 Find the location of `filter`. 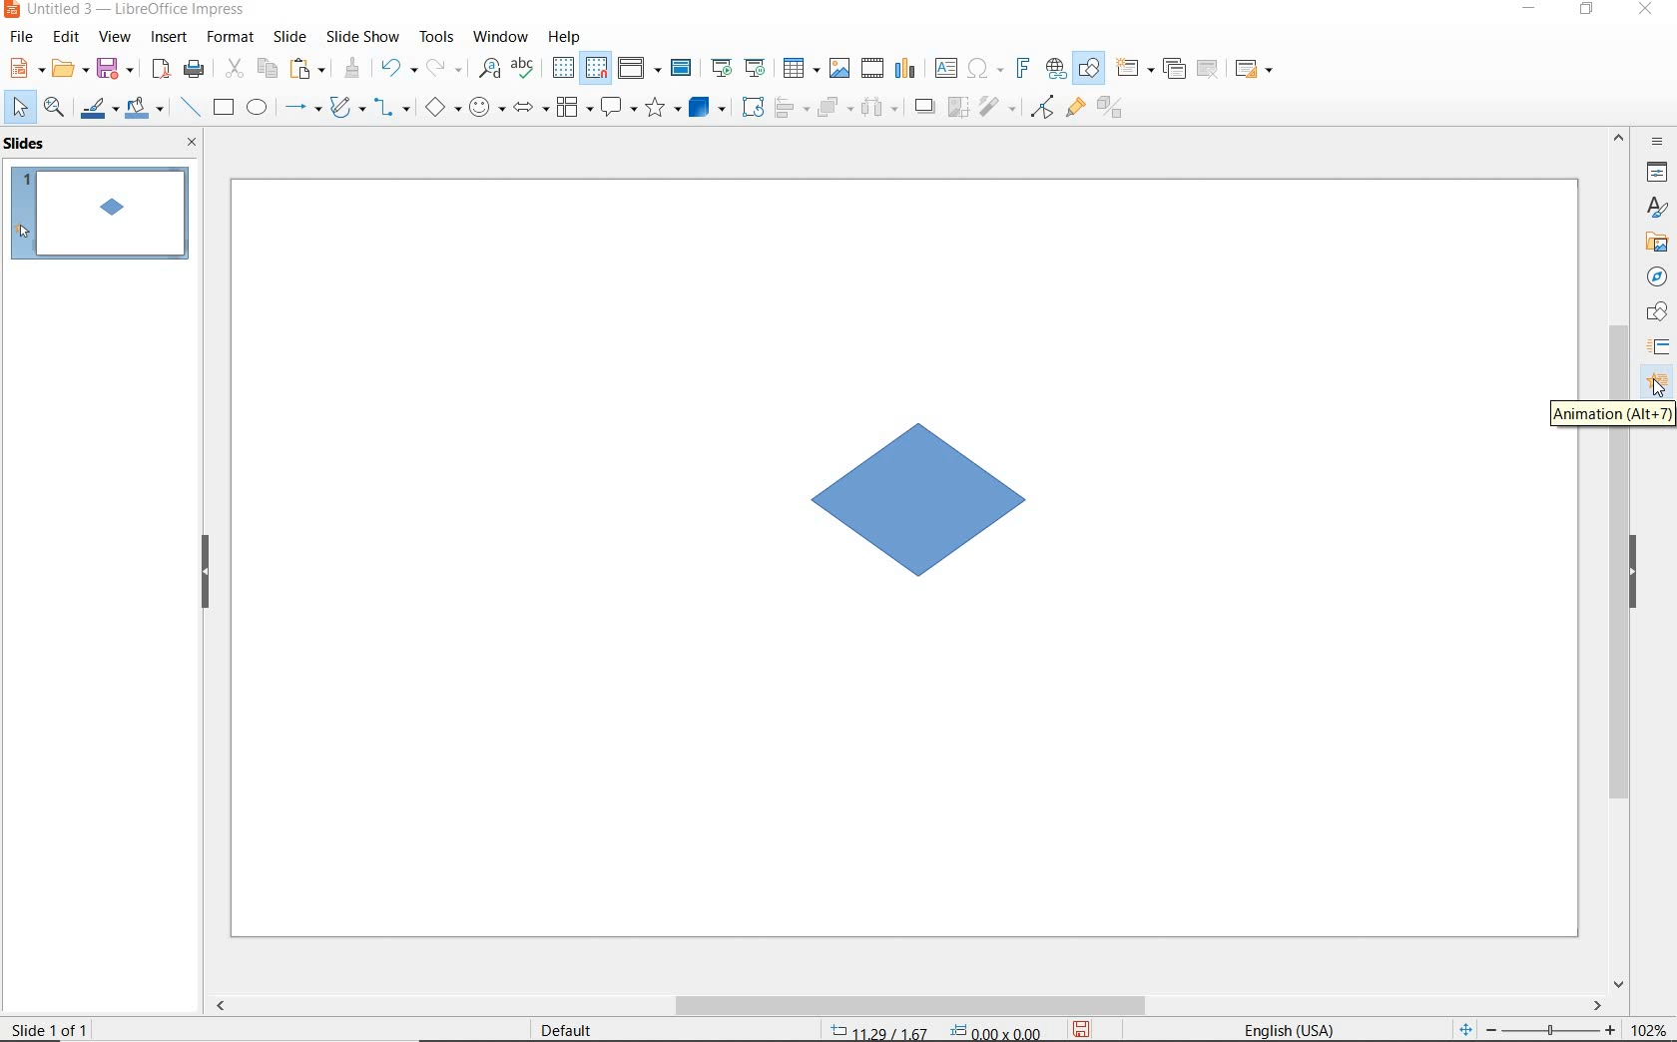

filter is located at coordinates (996, 109).